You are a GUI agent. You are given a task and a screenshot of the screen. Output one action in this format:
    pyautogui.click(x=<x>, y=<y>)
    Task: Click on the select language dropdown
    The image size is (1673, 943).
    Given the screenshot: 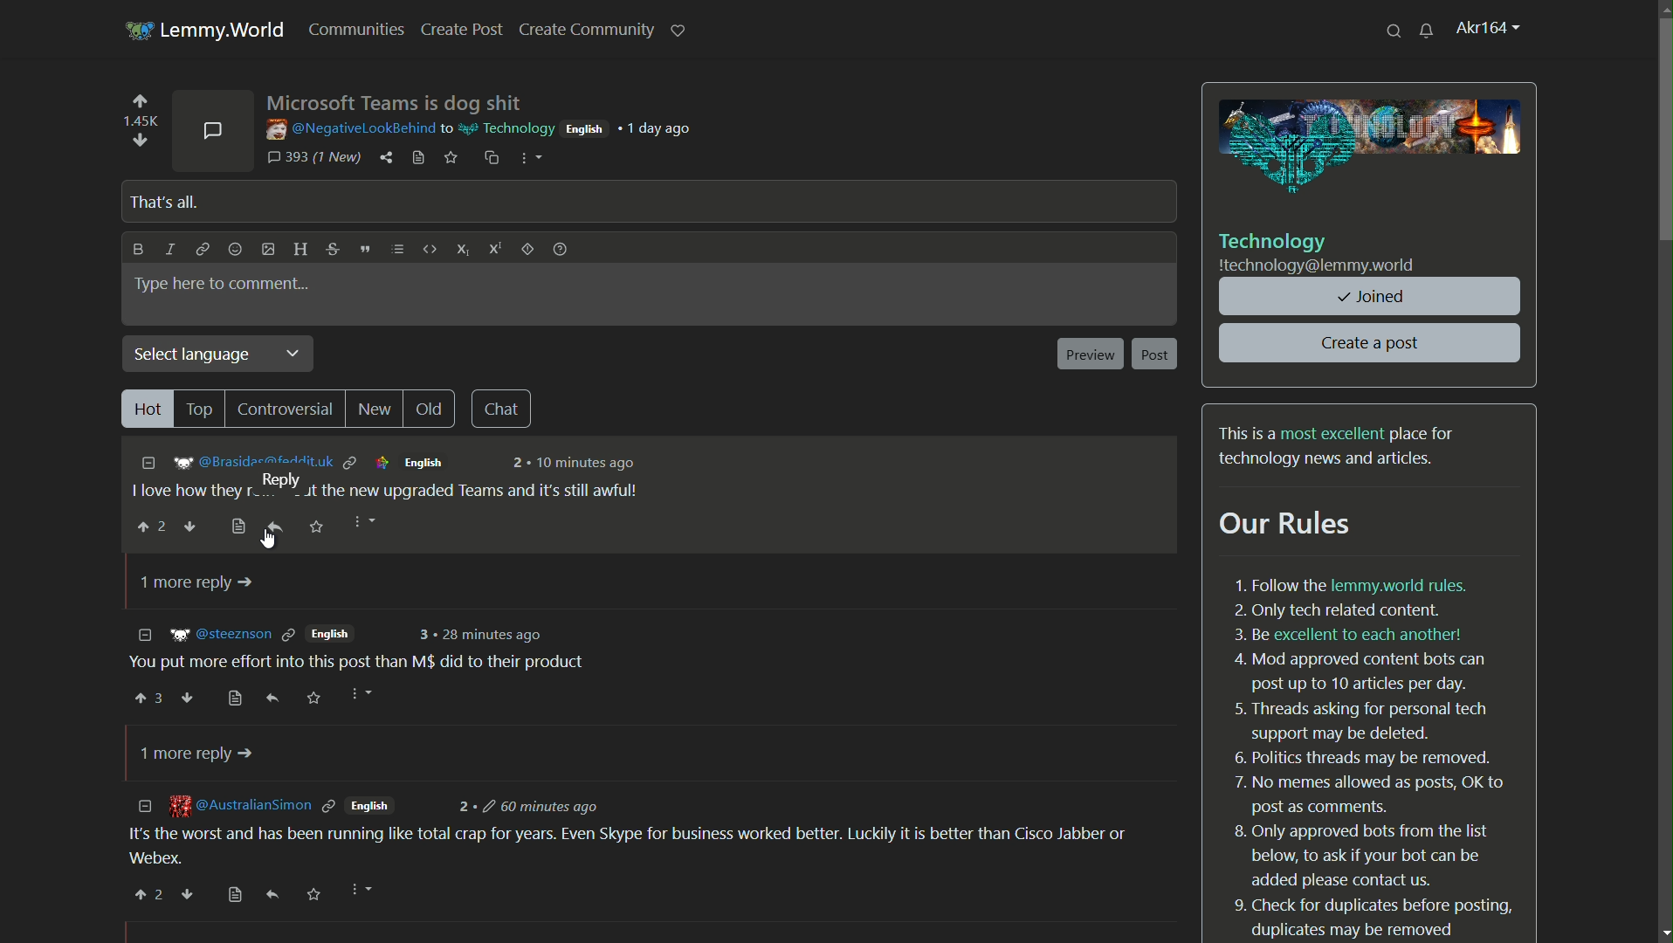 What is the action you would take?
    pyautogui.click(x=221, y=354)
    